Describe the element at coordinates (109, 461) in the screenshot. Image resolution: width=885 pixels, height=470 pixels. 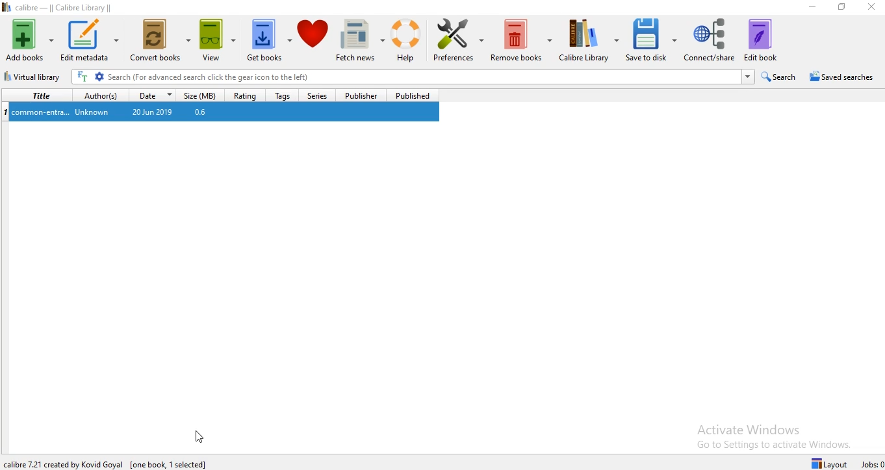
I see `calibre 7.2.1  created by David Goyal [0]` at that location.